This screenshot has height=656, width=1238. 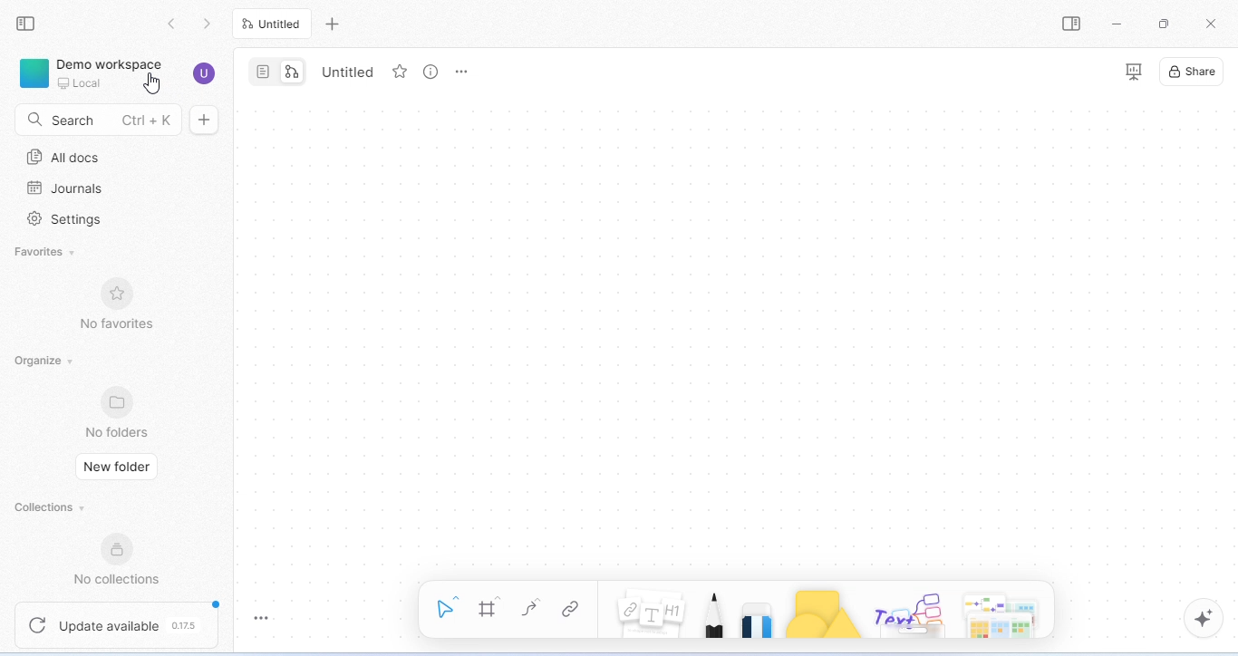 What do you see at coordinates (532, 608) in the screenshot?
I see `curve` at bounding box center [532, 608].